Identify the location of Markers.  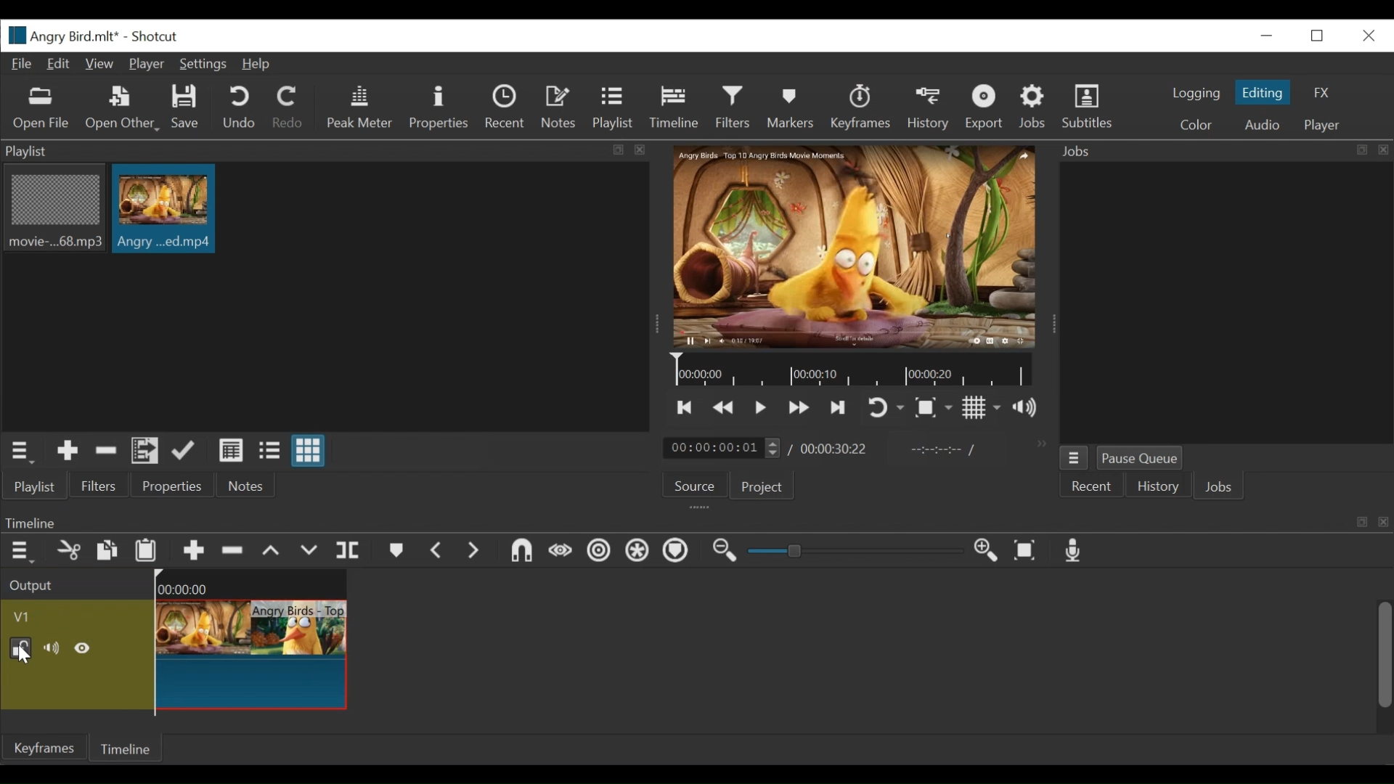
(788, 108).